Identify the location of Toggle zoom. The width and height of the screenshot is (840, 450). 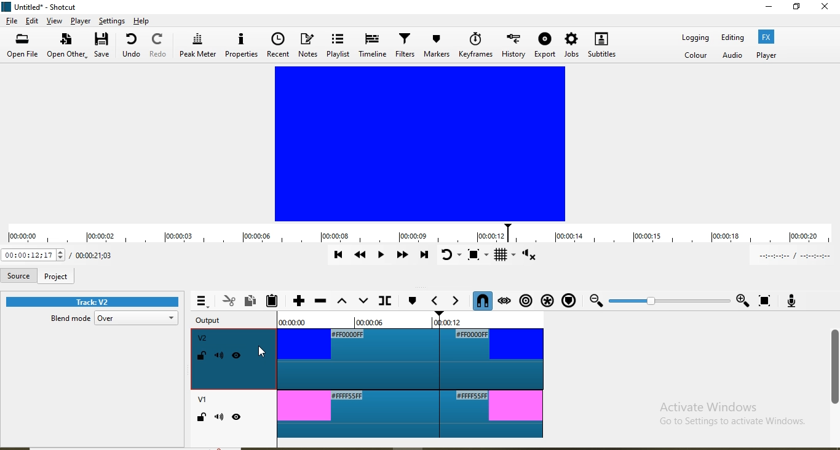
(477, 257).